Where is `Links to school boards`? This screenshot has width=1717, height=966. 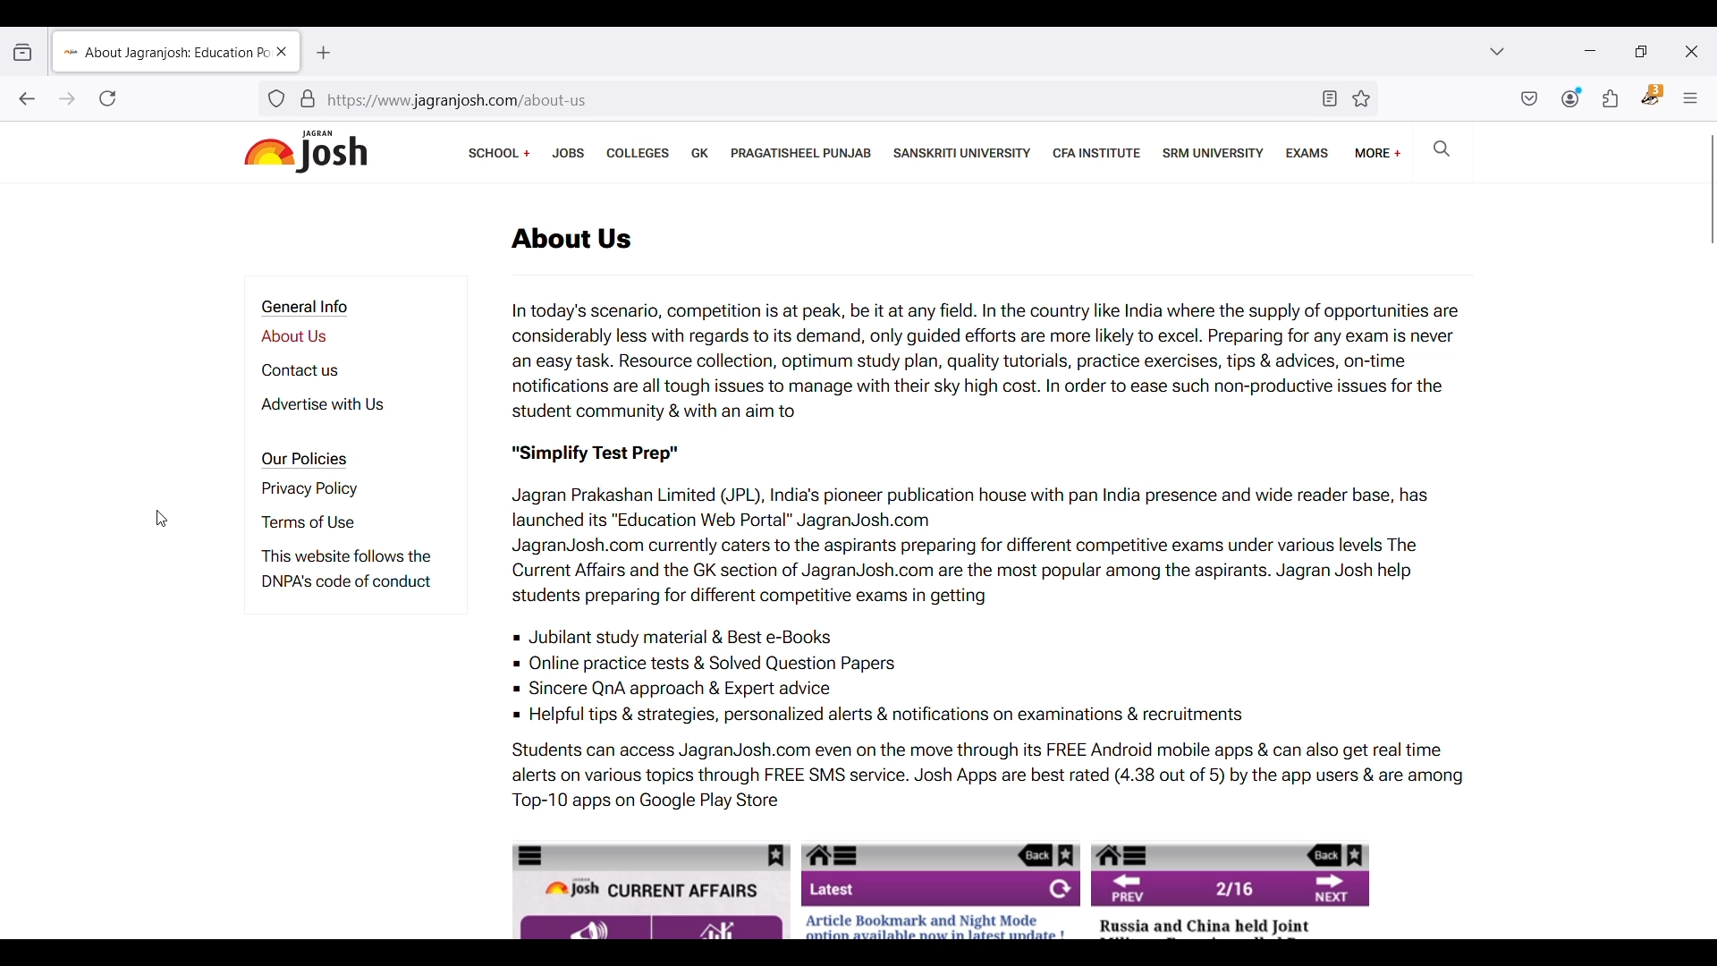
Links to school boards is located at coordinates (499, 152).